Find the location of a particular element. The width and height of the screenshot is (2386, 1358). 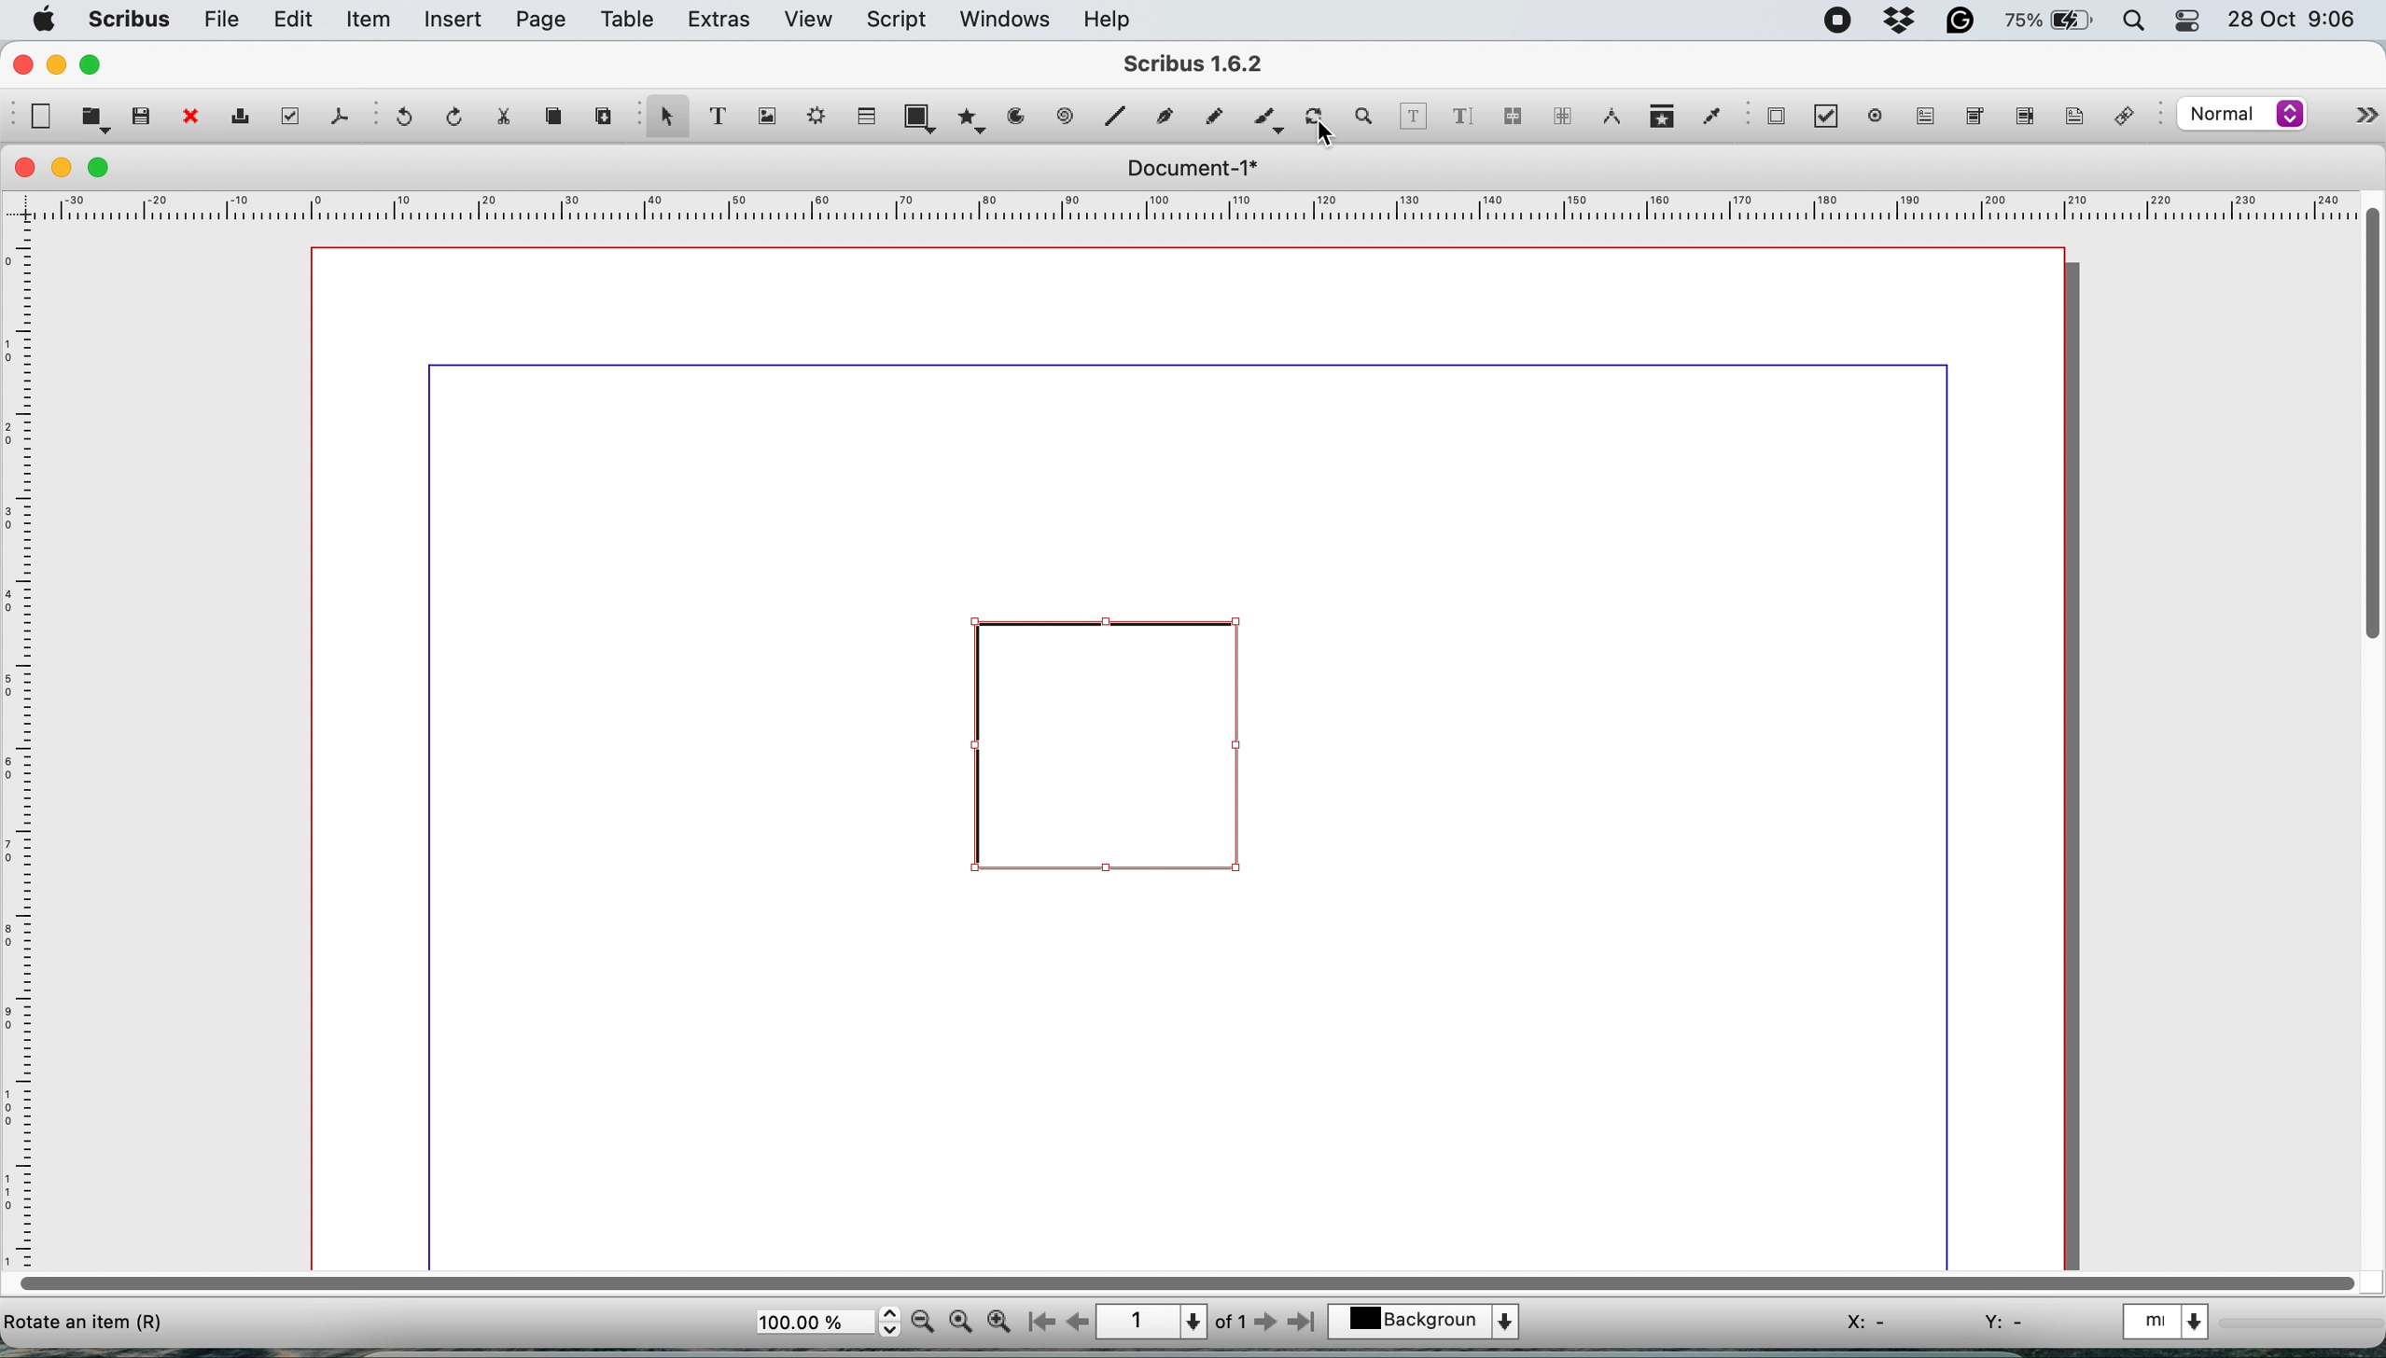

edit is located at coordinates (297, 21).